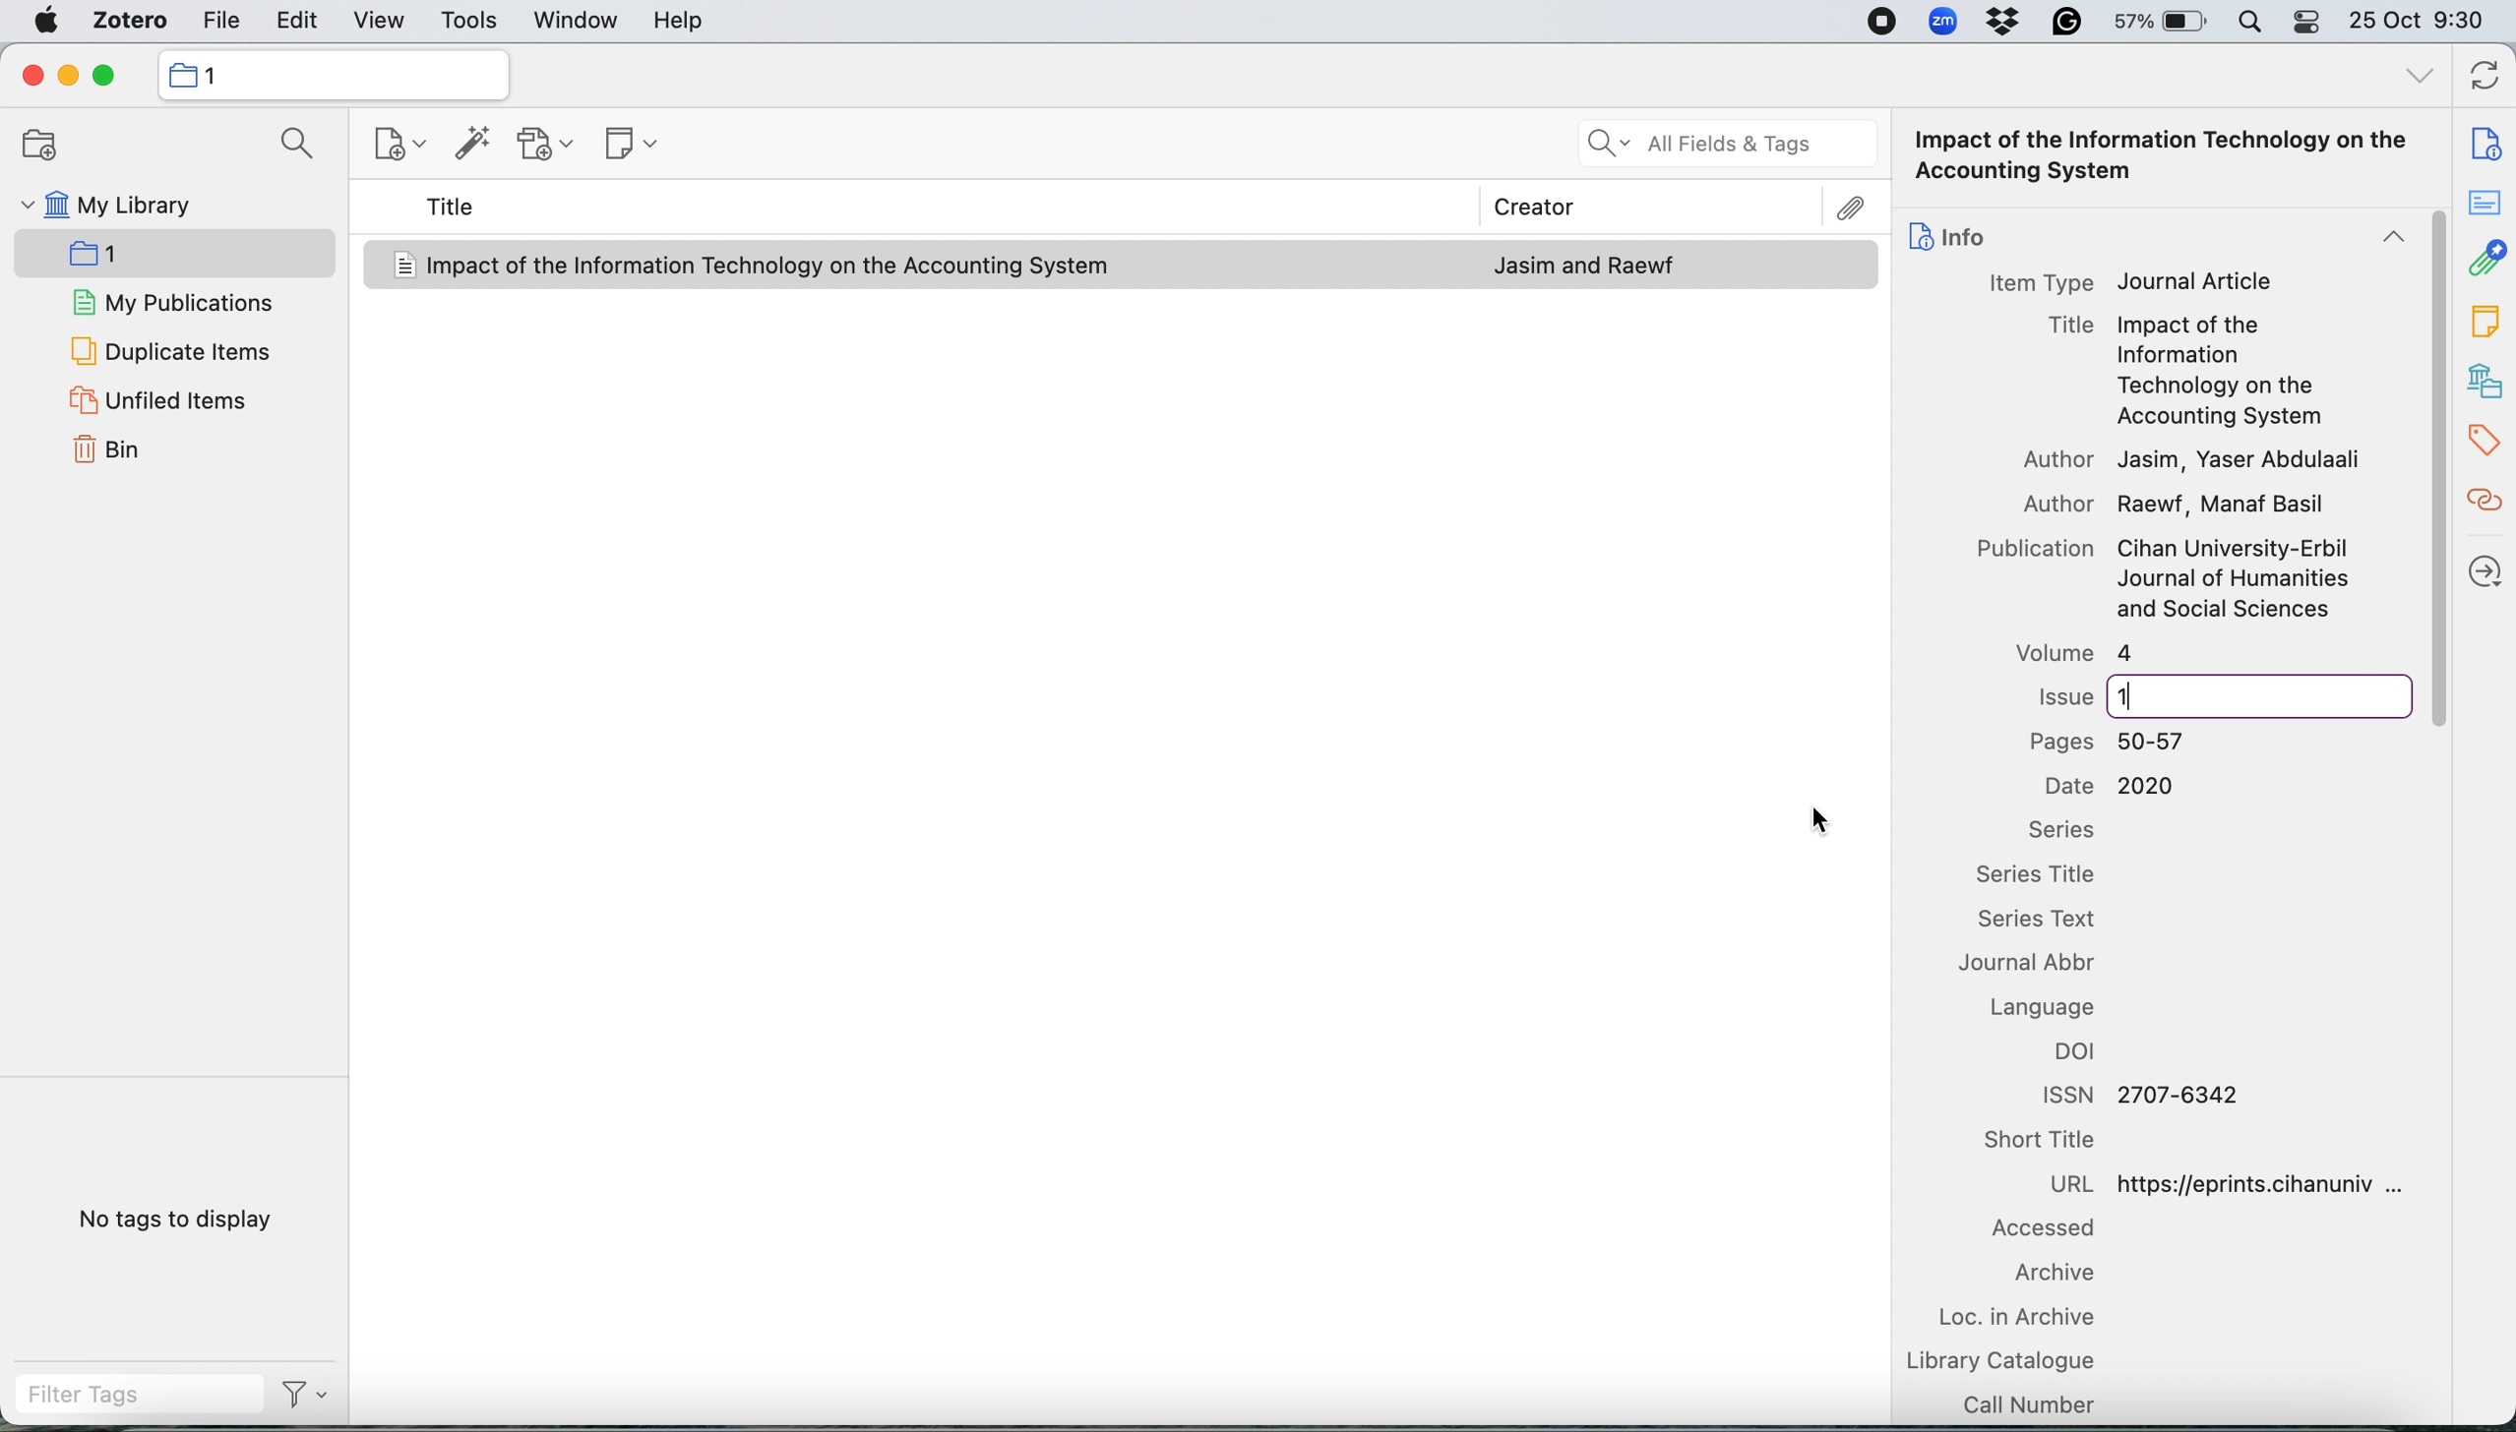 Image resolution: width=2516 pixels, height=1432 pixels. I want to click on Publication, so click(2030, 551).